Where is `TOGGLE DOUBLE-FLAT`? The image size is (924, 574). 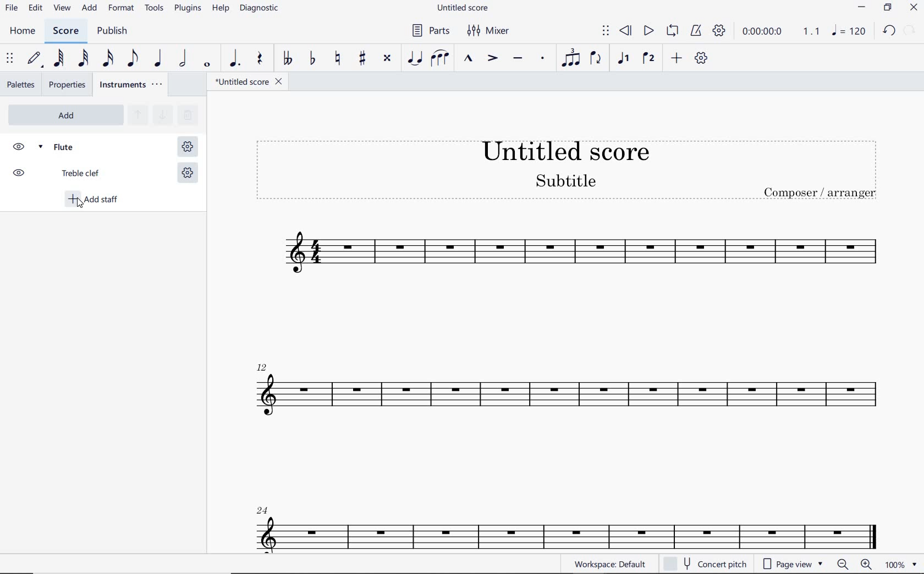
TOGGLE DOUBLE-FLAT is located at coordinates (287, 59).